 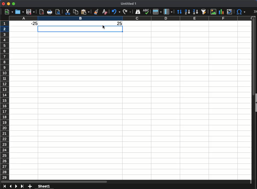 I want to click on expand, so click(x=255, y=11).